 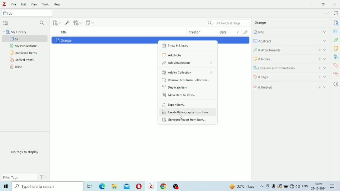 I want to click on Create Bibliography from Item, so click(x=188, y=112).